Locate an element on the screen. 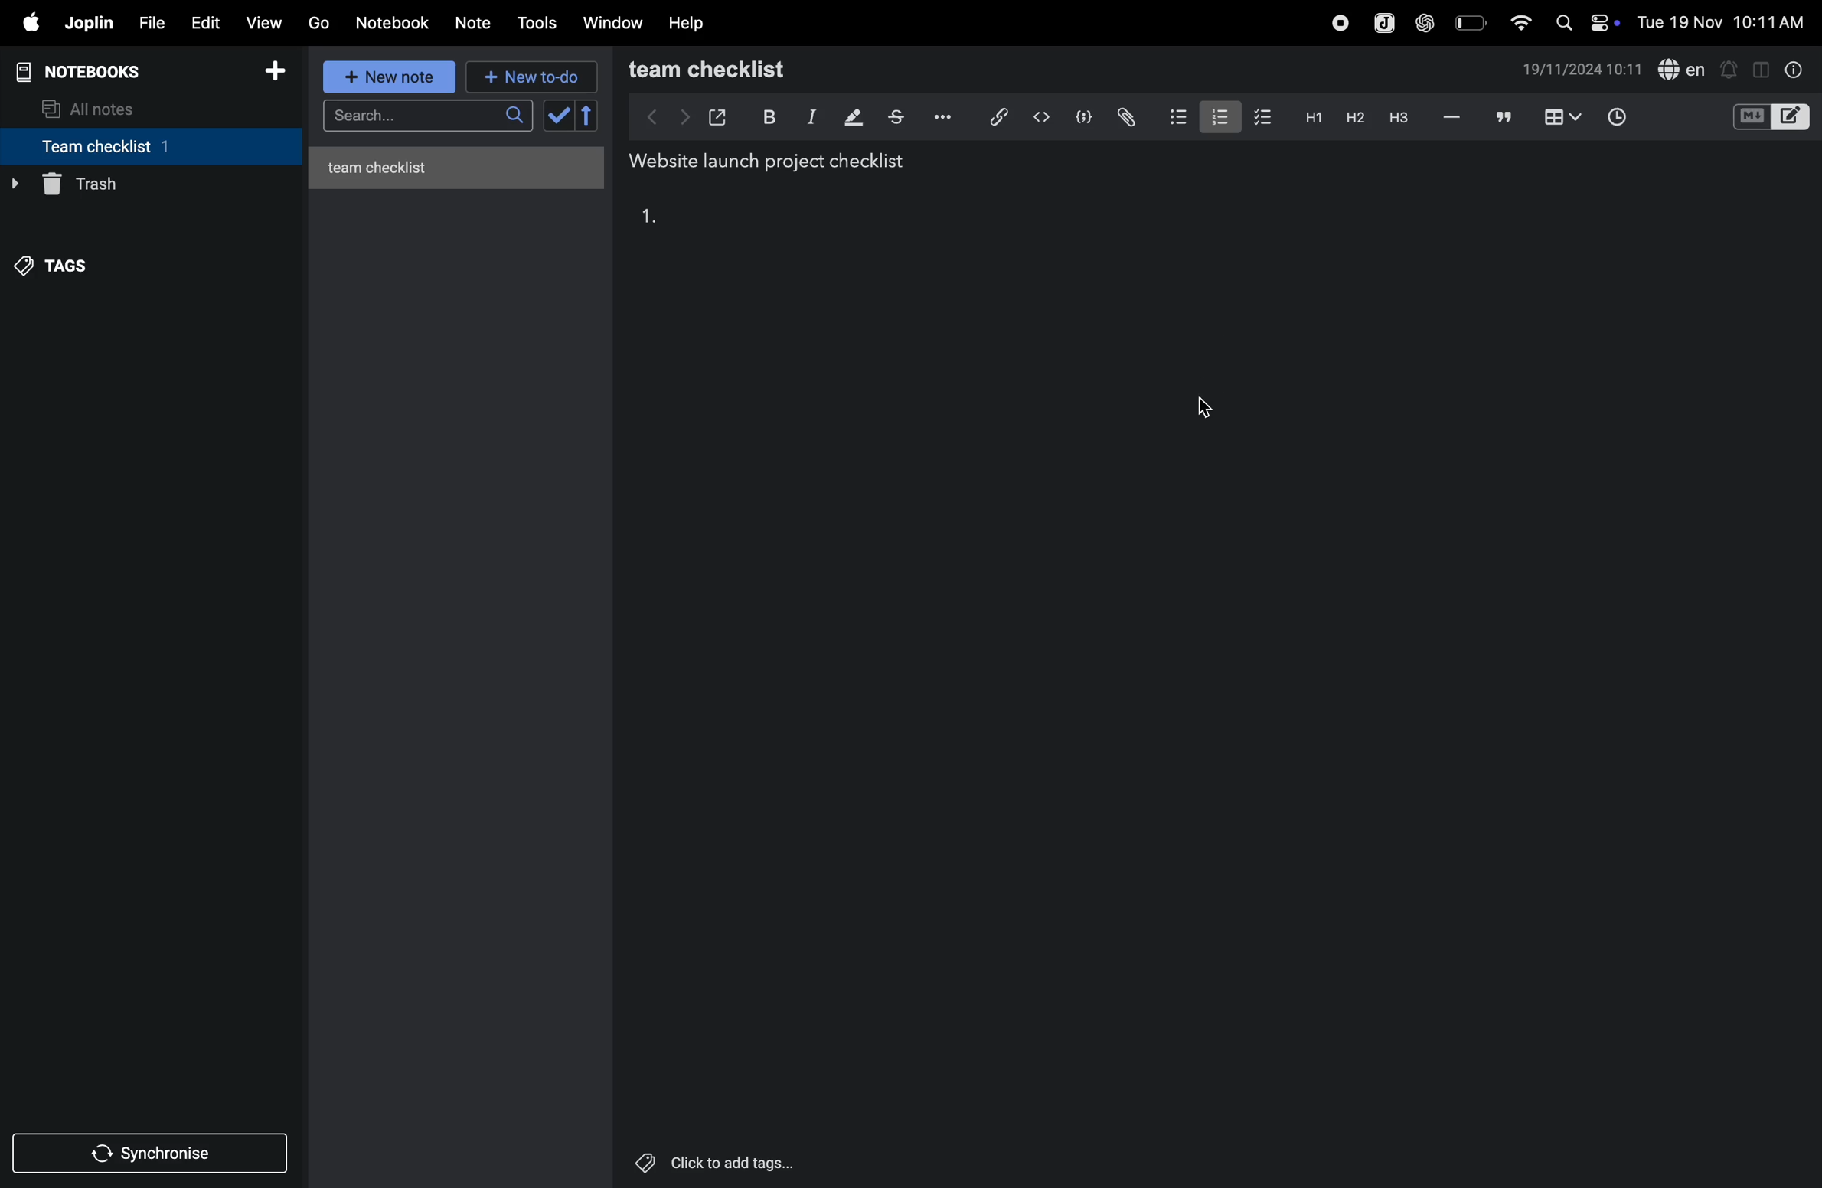 This screenshot has height=1188, width=1822. forward is located at coordinates (681, 116).